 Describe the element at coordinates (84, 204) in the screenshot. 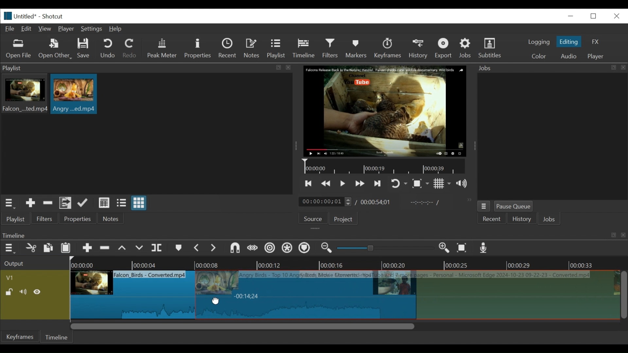

I see `update` at that location.